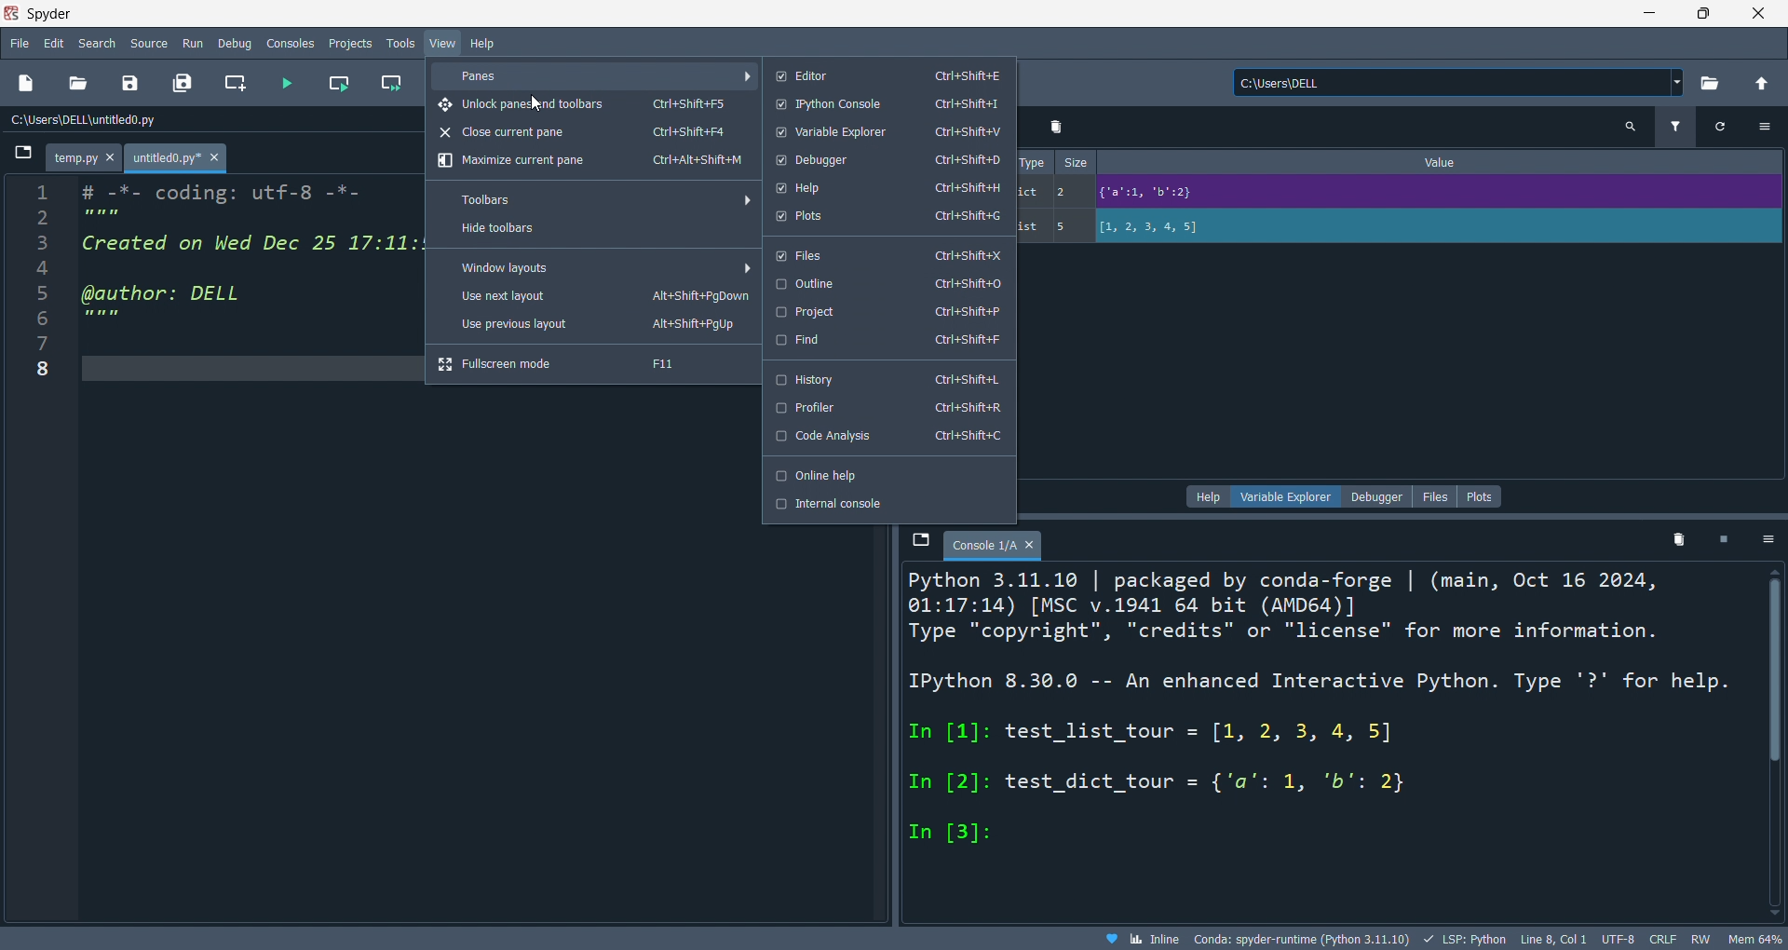 The width and height of the screenshot is (1788, 950). I want to click on editor, so click(885, 75).